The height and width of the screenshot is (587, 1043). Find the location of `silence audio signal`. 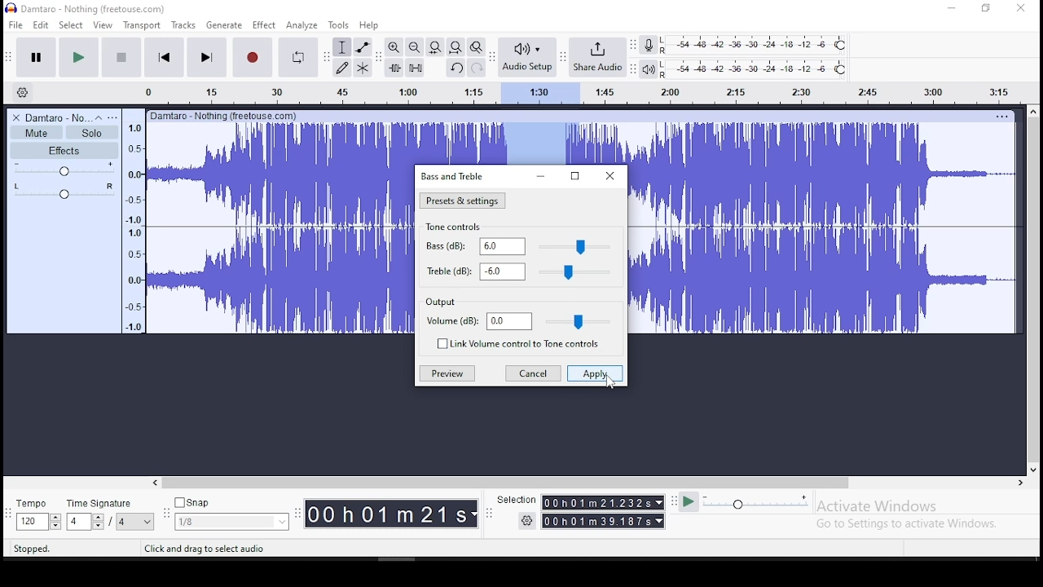

silence audio signal is located at coordinates (416, 68).